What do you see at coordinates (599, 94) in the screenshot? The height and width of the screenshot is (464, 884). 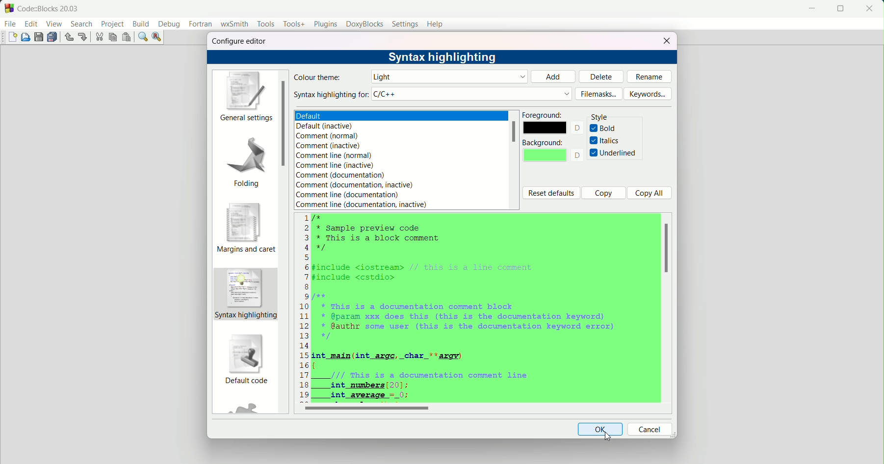 I see `filemasks` at bounding box center [599, 94].